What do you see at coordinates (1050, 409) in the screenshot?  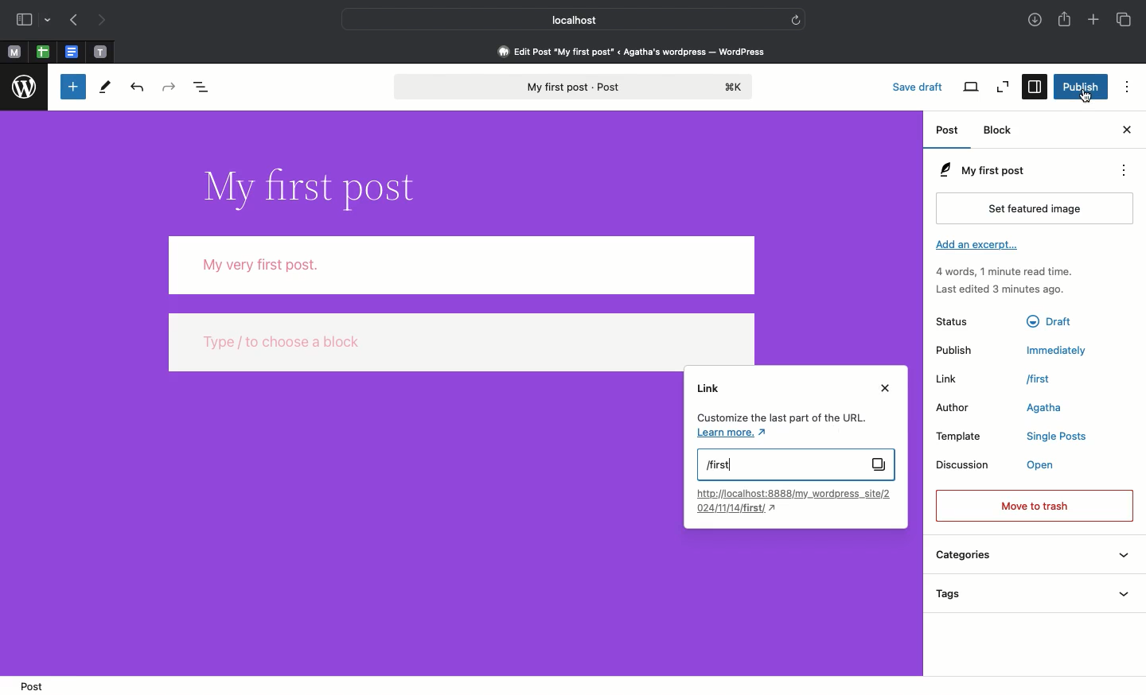 I see `Agatha` at bounding box center [1050, 409].